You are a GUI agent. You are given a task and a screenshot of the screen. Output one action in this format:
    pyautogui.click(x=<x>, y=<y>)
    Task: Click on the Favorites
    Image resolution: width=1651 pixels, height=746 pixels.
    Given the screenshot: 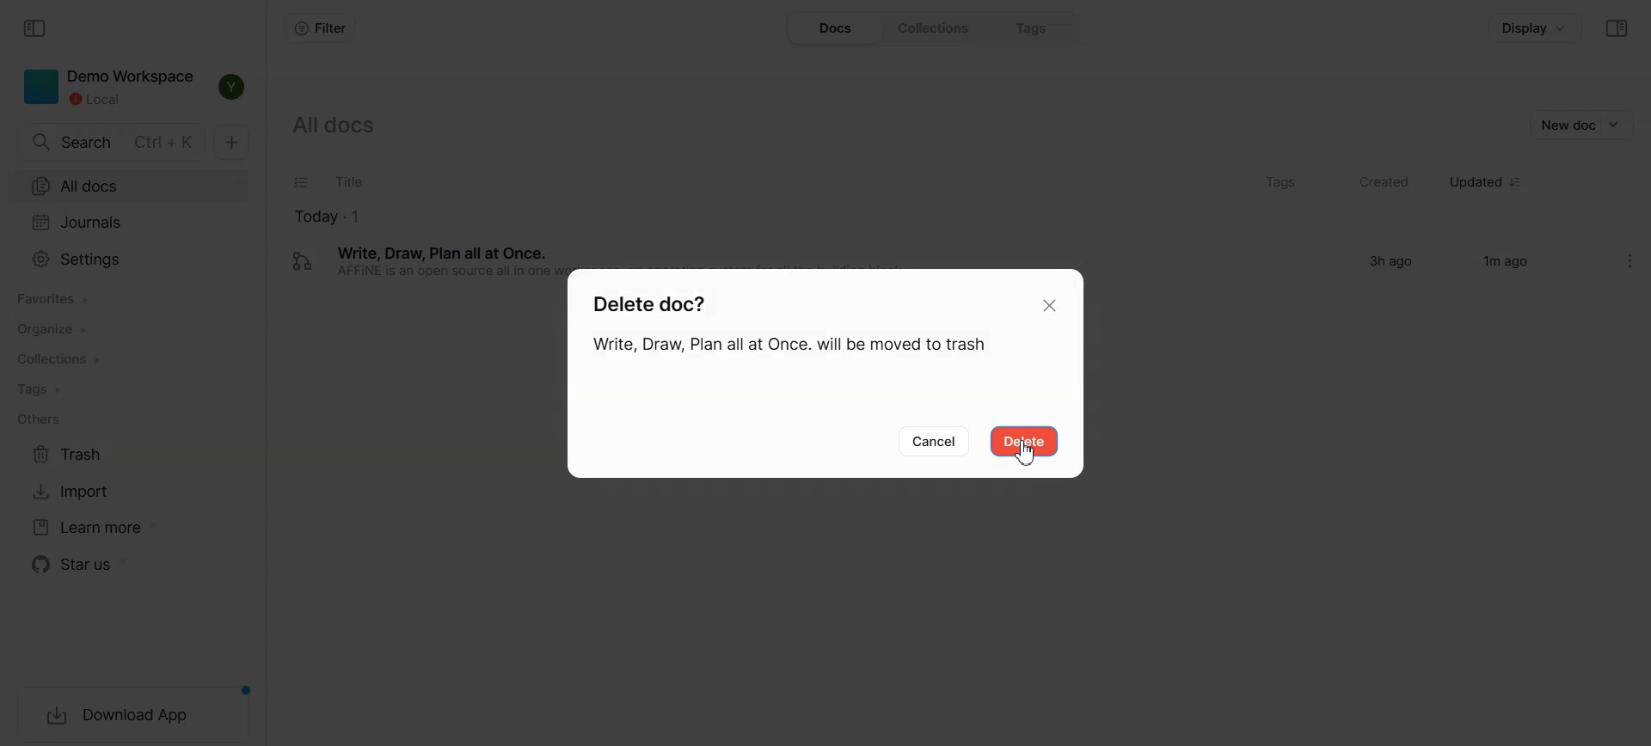 What is the action you would take?
    pyautogui.click(x=129, y=298)
    